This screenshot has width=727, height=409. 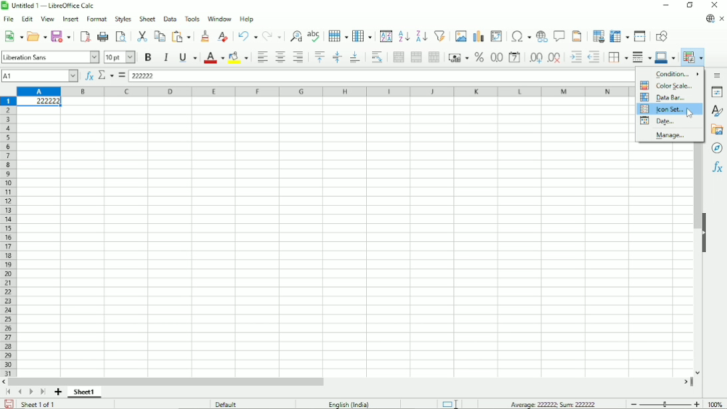 I want to click on Scroll to first page, so click(x=9, y=392).